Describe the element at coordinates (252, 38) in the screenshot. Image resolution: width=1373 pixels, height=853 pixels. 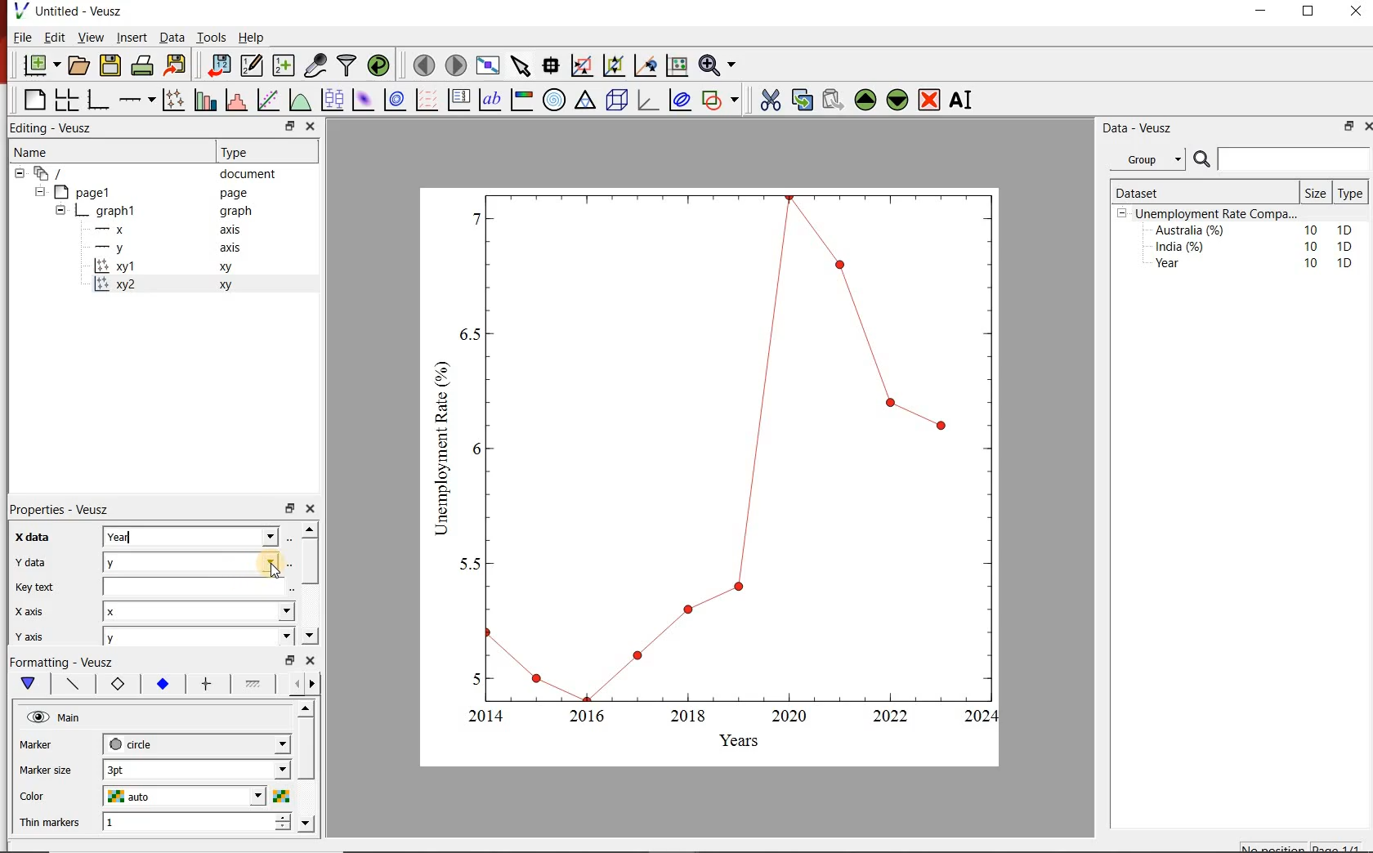
I see `Help` at that location.